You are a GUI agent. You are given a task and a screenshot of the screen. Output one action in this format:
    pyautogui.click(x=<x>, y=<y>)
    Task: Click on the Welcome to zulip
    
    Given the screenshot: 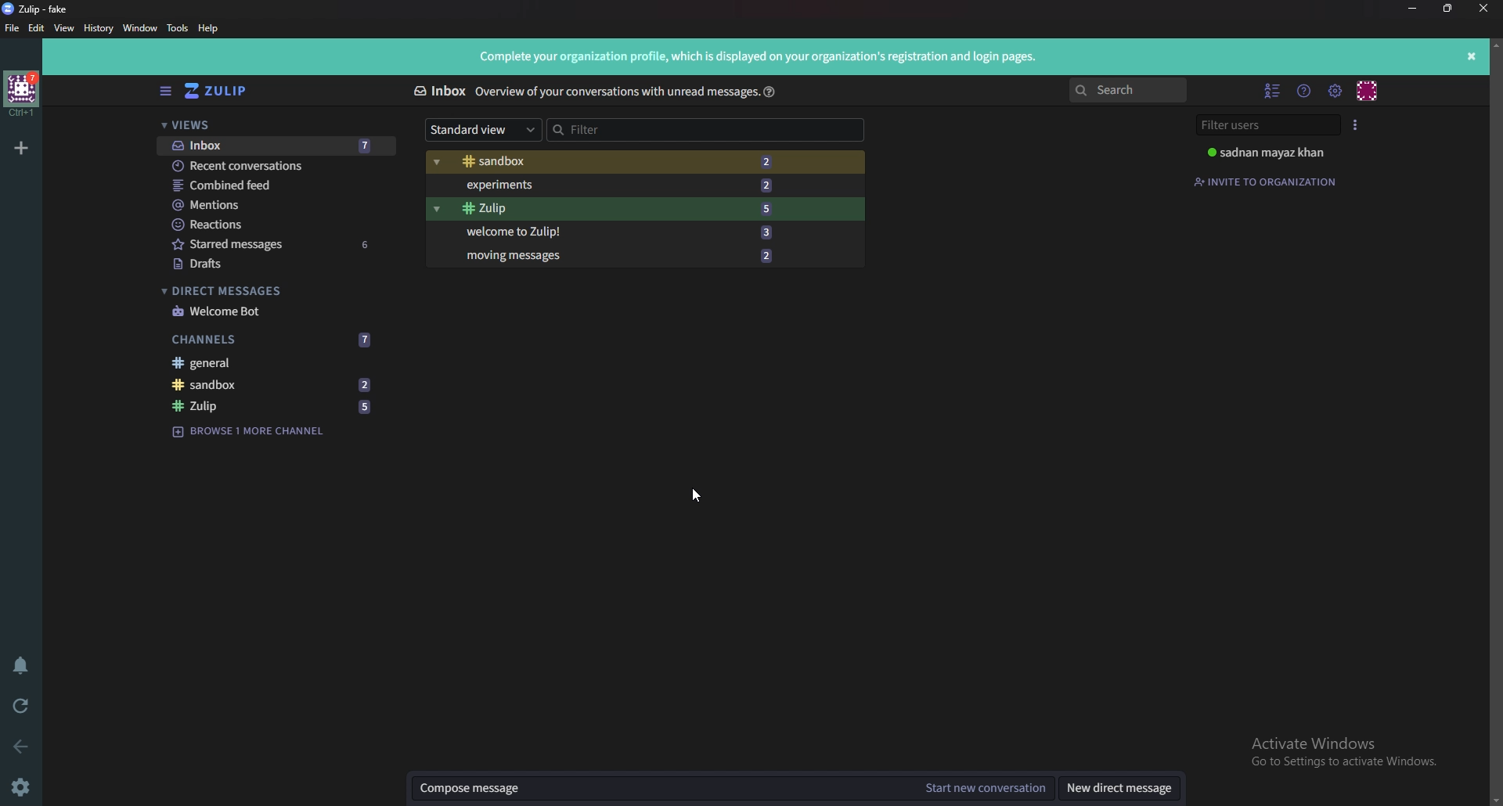 What is the action you would take?
    pyautogui.click(x=618, y=231)
    